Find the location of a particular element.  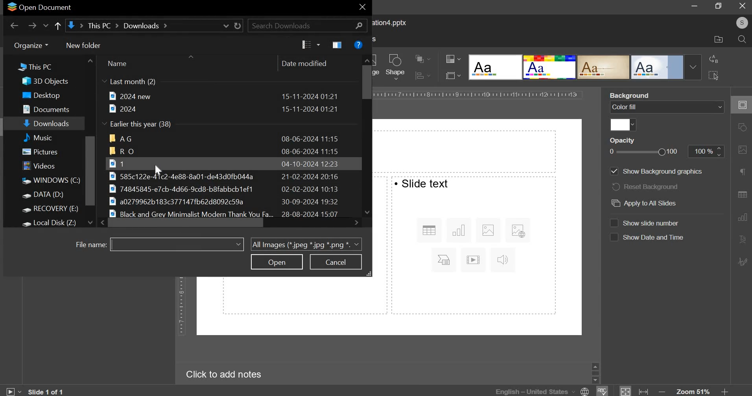

select is located at coordinates (713, 75).